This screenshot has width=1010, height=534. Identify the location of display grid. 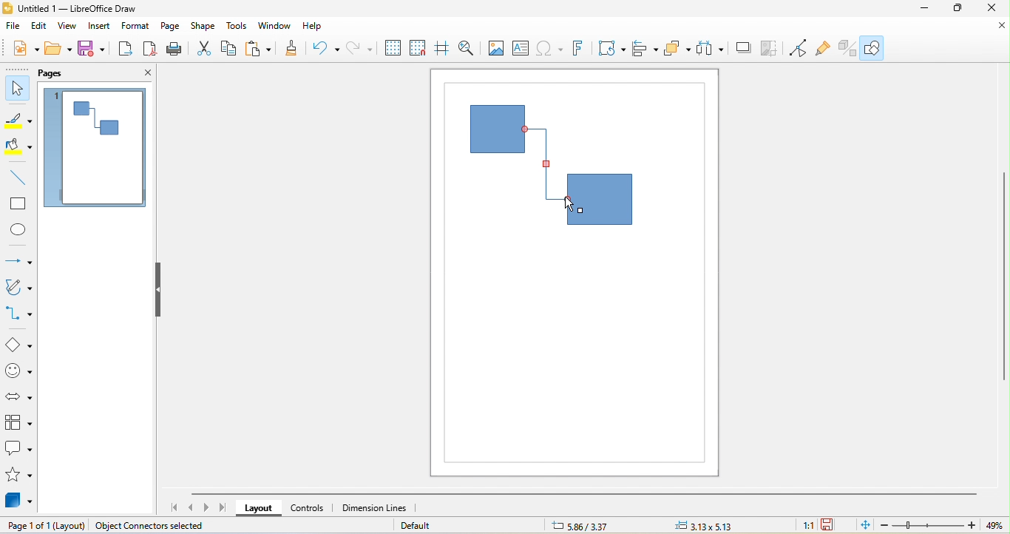
(393, 48).